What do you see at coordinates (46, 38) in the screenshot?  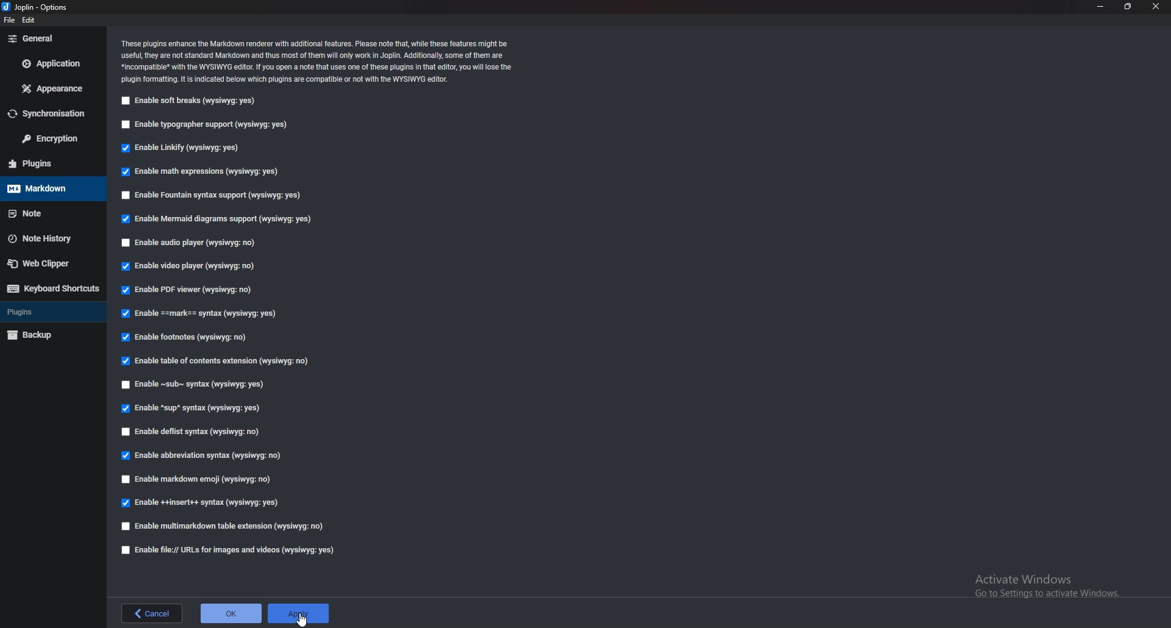 I see `General` at bounding box center [46, 38].